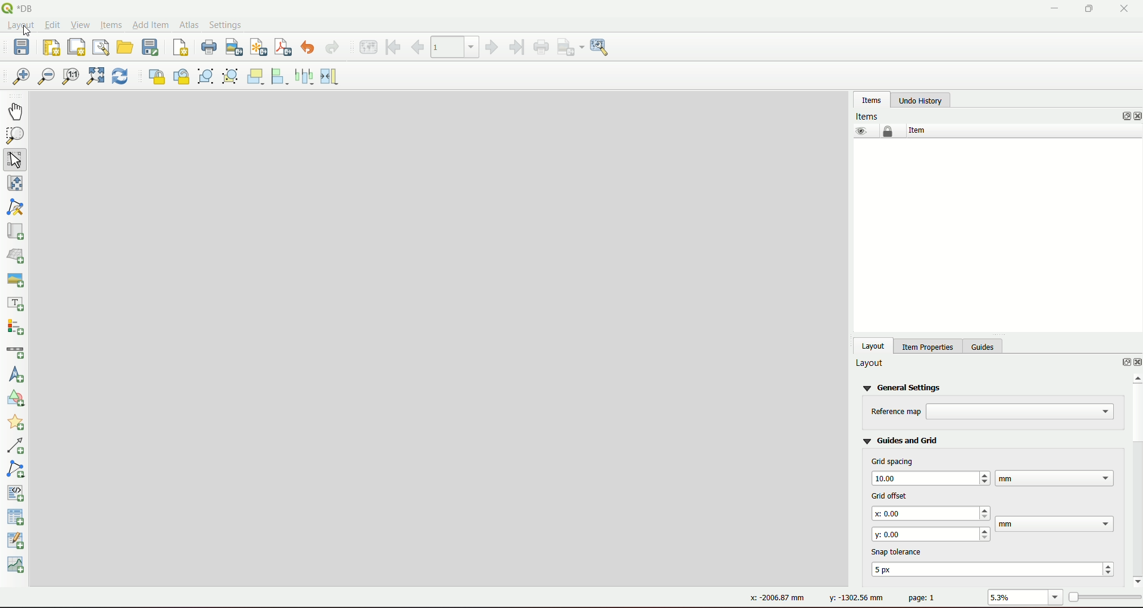 The width and height of the screenshot is (1143, 608). I want to click on text box, so click(1054, 478).